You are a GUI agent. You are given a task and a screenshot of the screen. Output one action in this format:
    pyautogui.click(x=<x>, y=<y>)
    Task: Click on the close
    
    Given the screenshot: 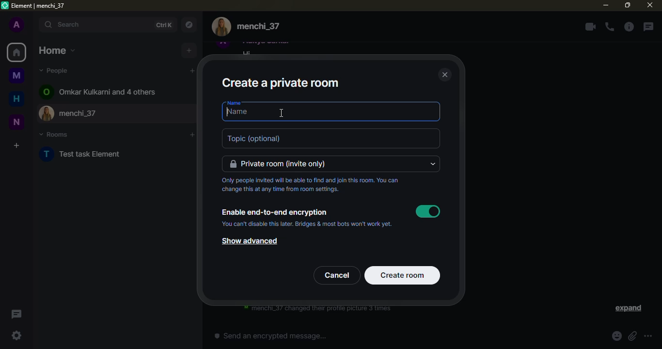 What is the action you would take?
    pyautogui.click(x=445, y=74)
    